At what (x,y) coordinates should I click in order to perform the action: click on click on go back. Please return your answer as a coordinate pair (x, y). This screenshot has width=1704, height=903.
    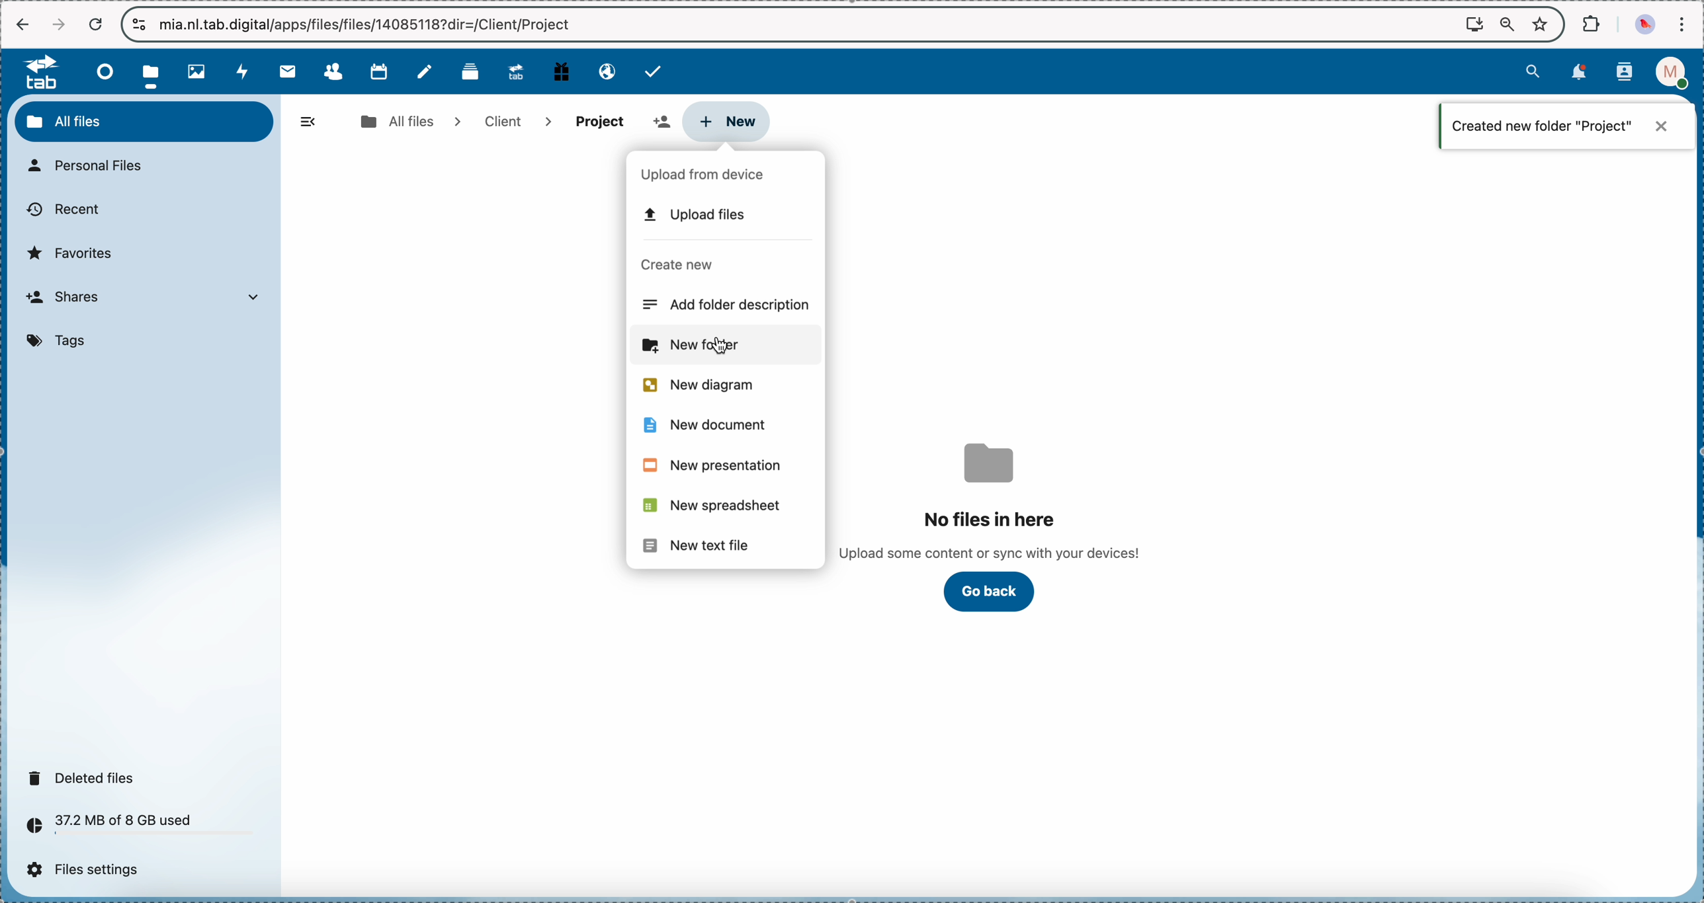
    Looking at the image, I should click on (990, 592).